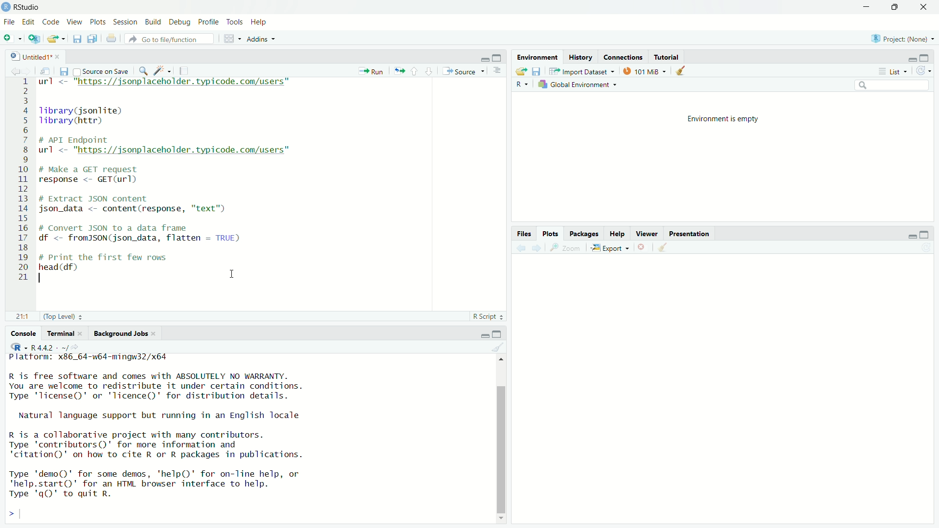 The width and height of the screenshot is (939, 528). I want to click on Debug, so click(179, 22).